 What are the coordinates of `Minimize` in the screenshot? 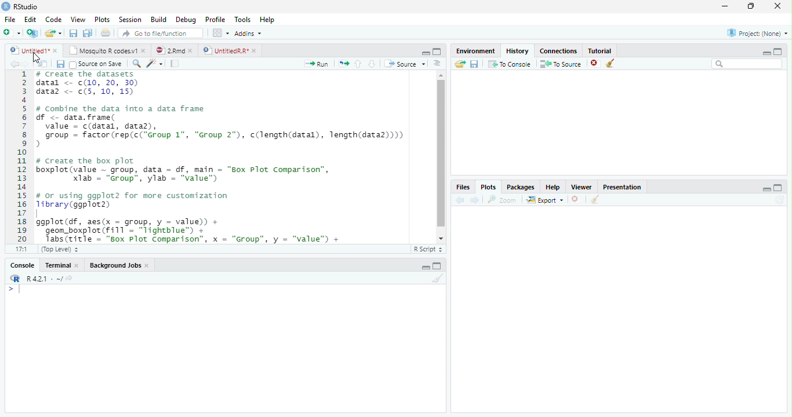 It's located at (766, 189).